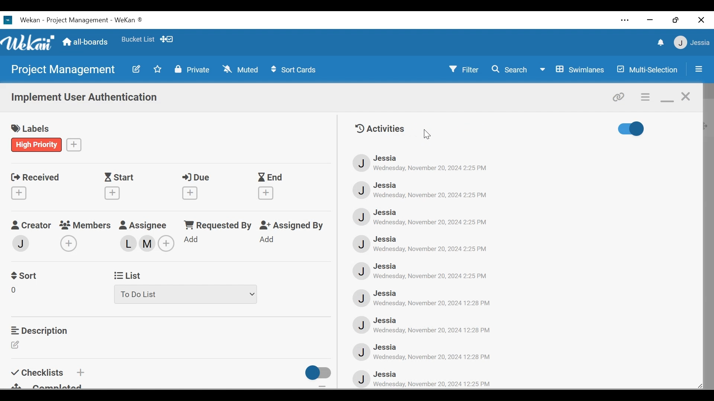 The image size is (714, 401). Describe the element at coordinates (29, 44) in the screenshot. I see `Wekan logo` at that location.